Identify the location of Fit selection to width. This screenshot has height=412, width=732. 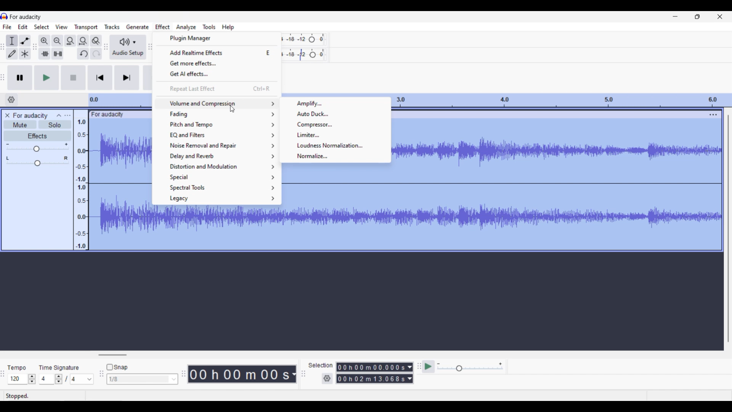
(71, 41).